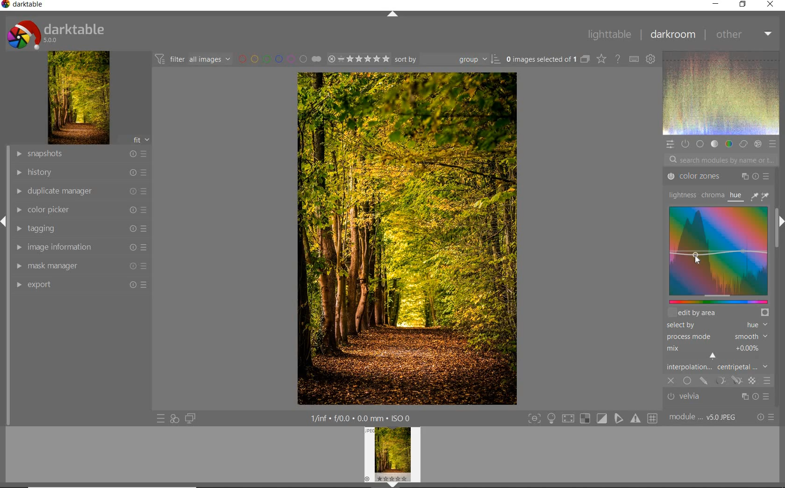  I want to click on TAGGING, so click(80, 229).